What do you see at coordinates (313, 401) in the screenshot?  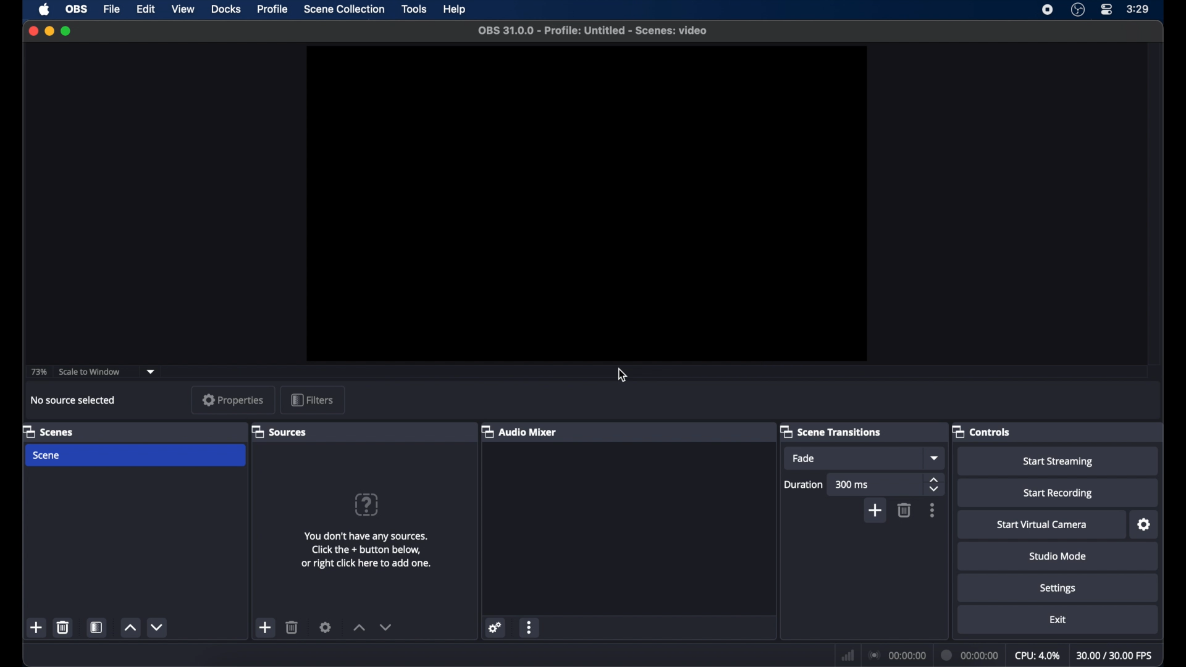 I see `filters` at bounding box center [313, 401].